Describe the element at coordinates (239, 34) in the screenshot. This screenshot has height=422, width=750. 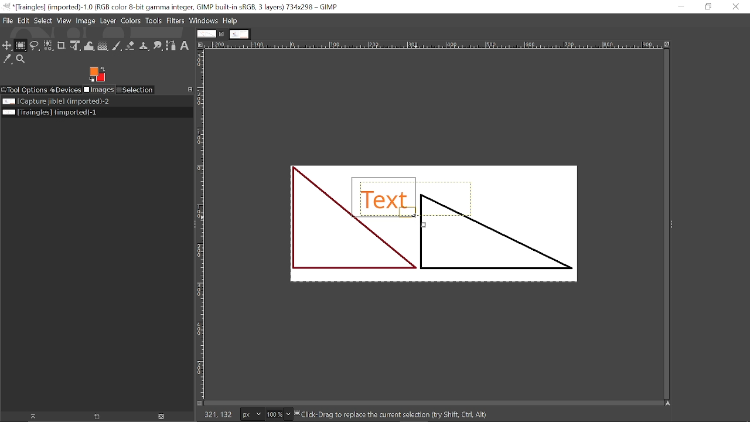
I see `Other tab` at that location.